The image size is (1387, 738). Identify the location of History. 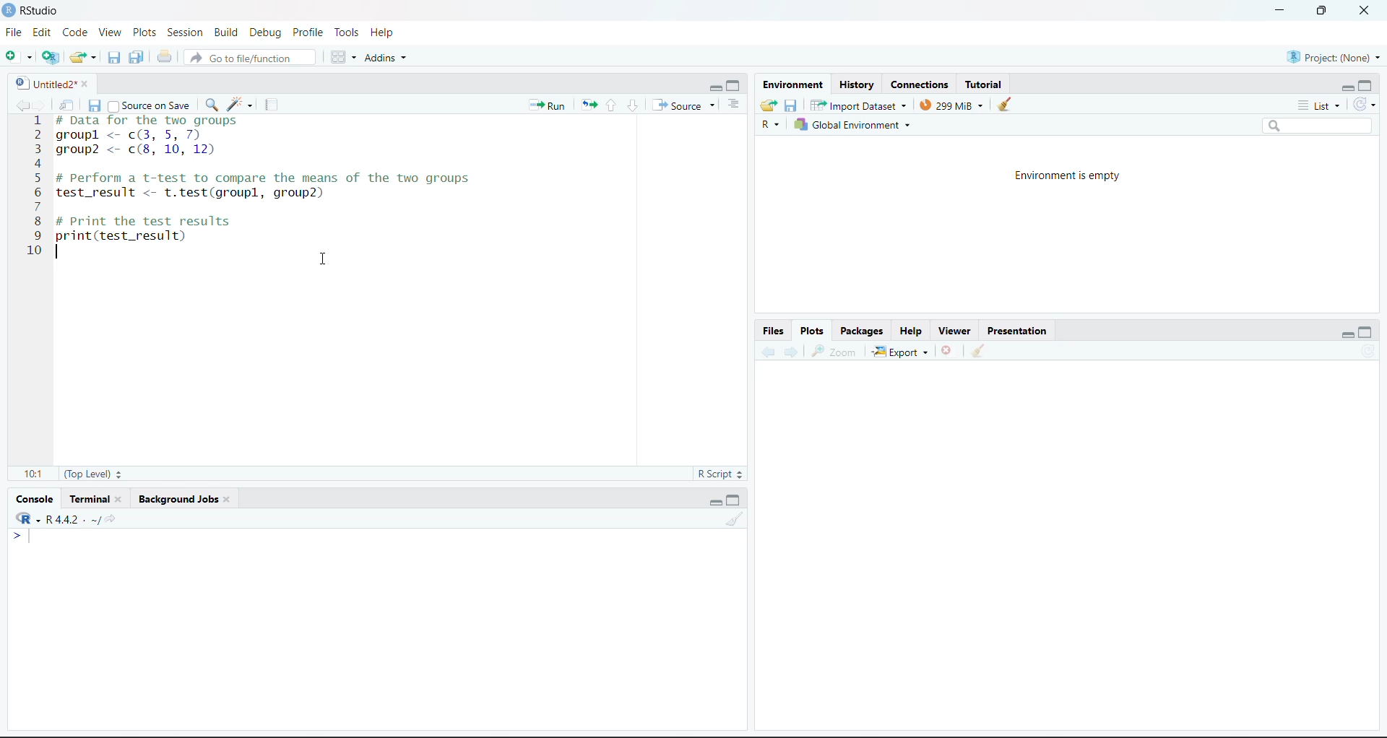
(857, 84).